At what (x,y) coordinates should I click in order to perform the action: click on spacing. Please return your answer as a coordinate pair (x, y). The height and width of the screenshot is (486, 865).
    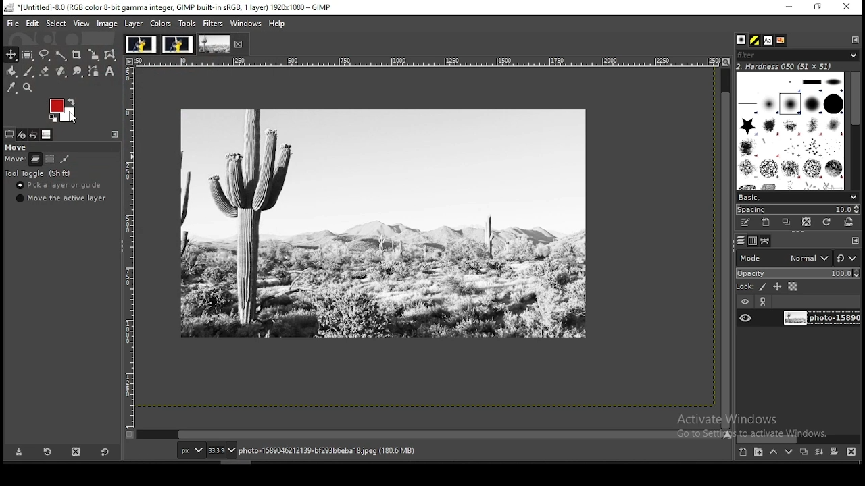
    Looking at the image, I should click on (797, 209).